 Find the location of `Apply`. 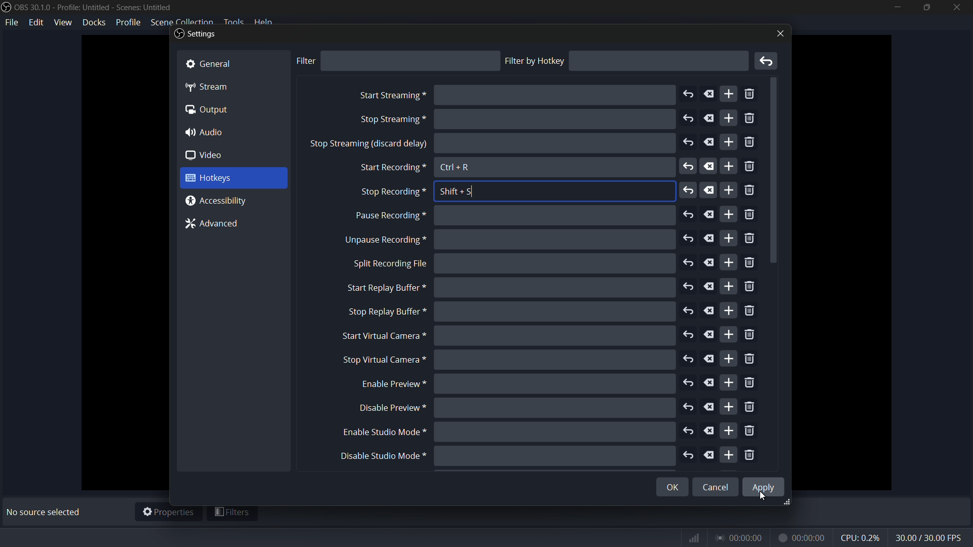

Apply is located at coordinates (765, 486).